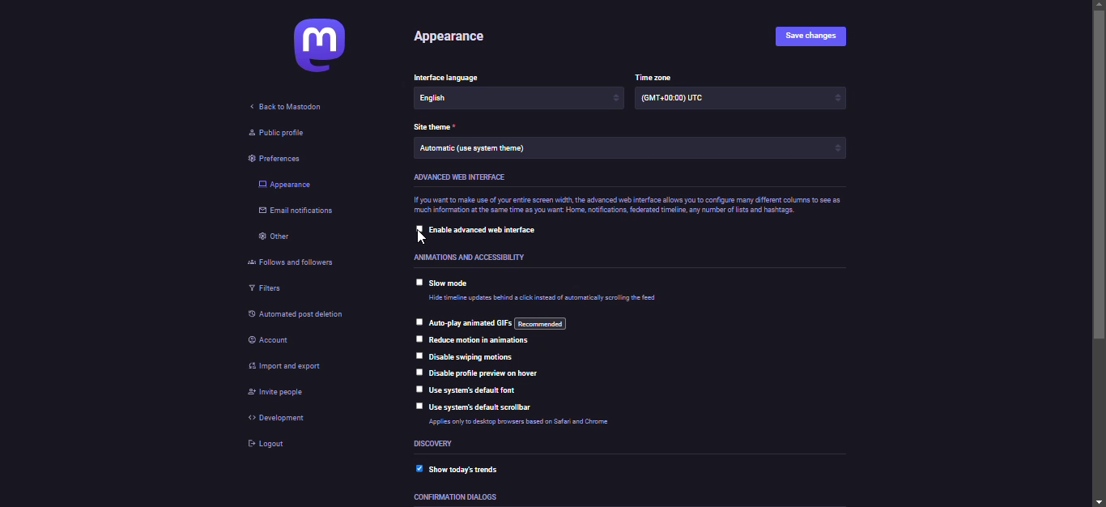  What do you see at coordinates (417, 339) in the screenshot?
I see `click to select` at bounding box center [417, 339].